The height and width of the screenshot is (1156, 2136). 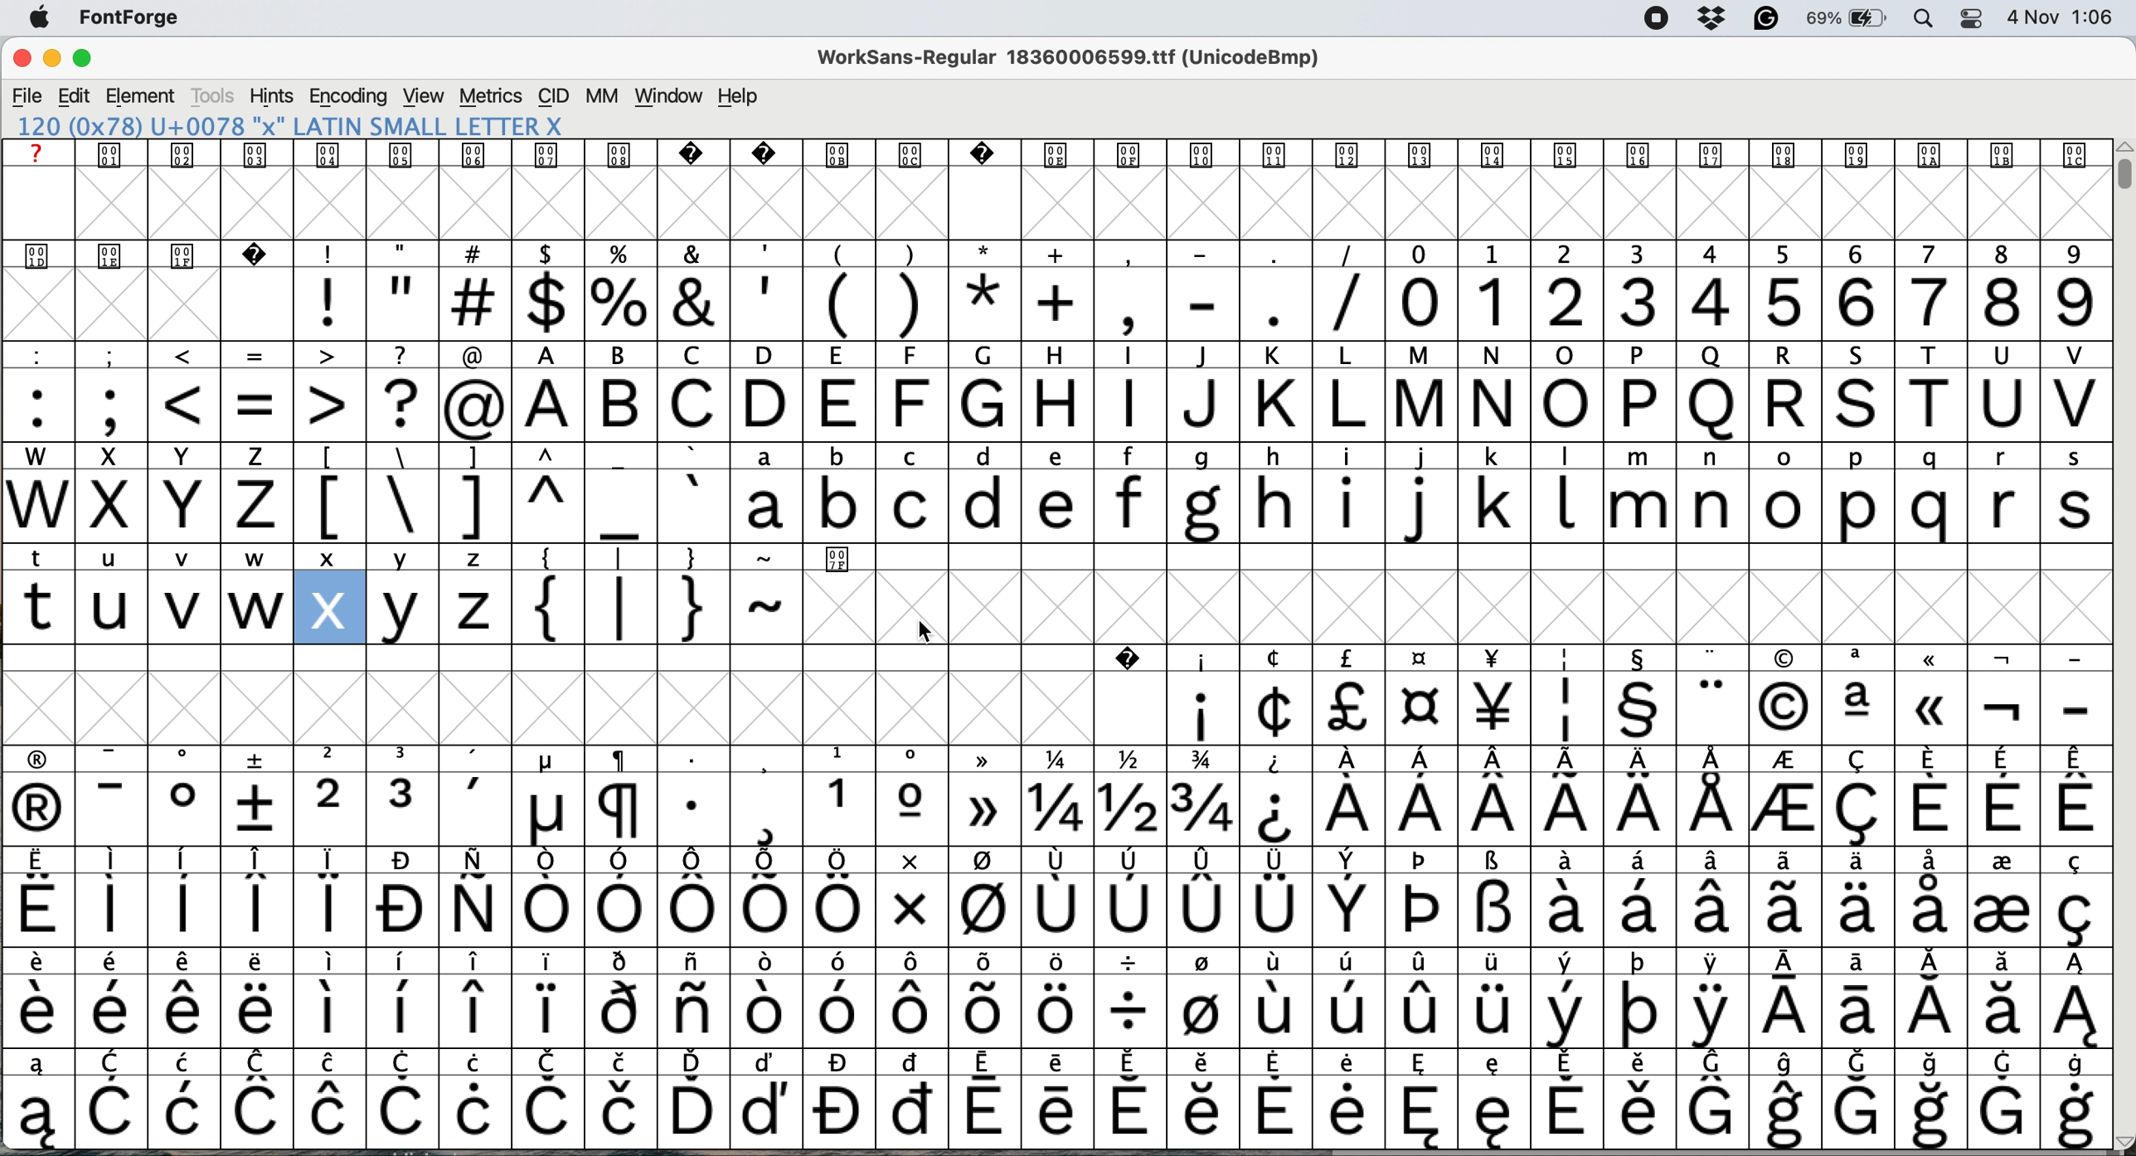 I want to click on special characters, so click(x=505, y=506).